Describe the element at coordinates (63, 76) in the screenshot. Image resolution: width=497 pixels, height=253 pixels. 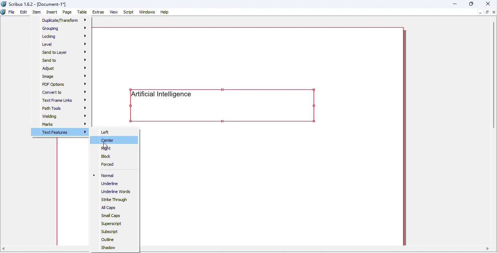
I see `Image` at that location.